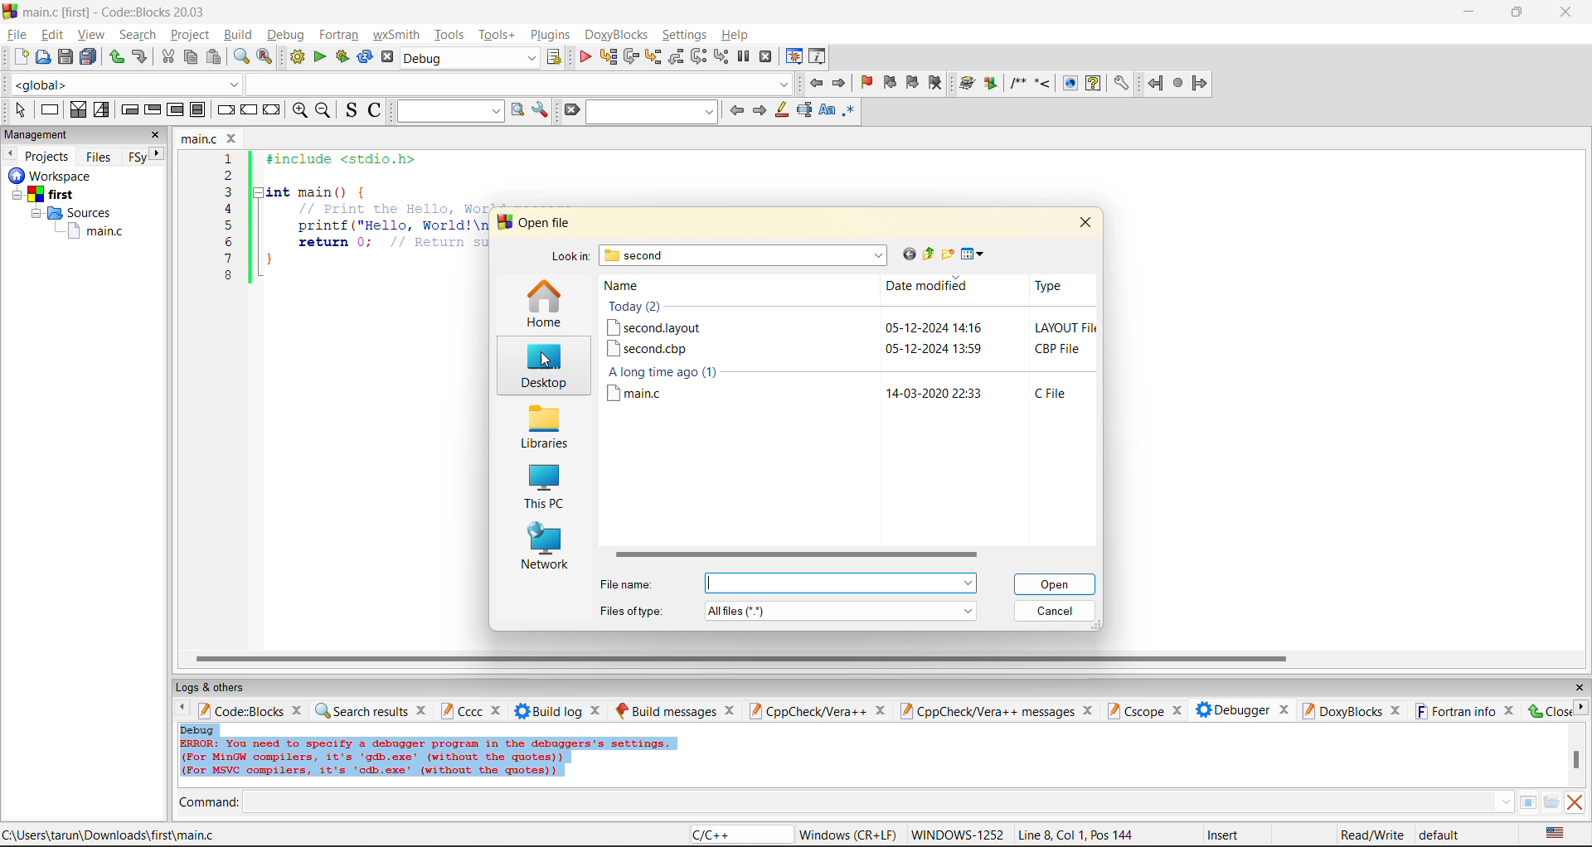  I want to click on open file, so click(547, 223).